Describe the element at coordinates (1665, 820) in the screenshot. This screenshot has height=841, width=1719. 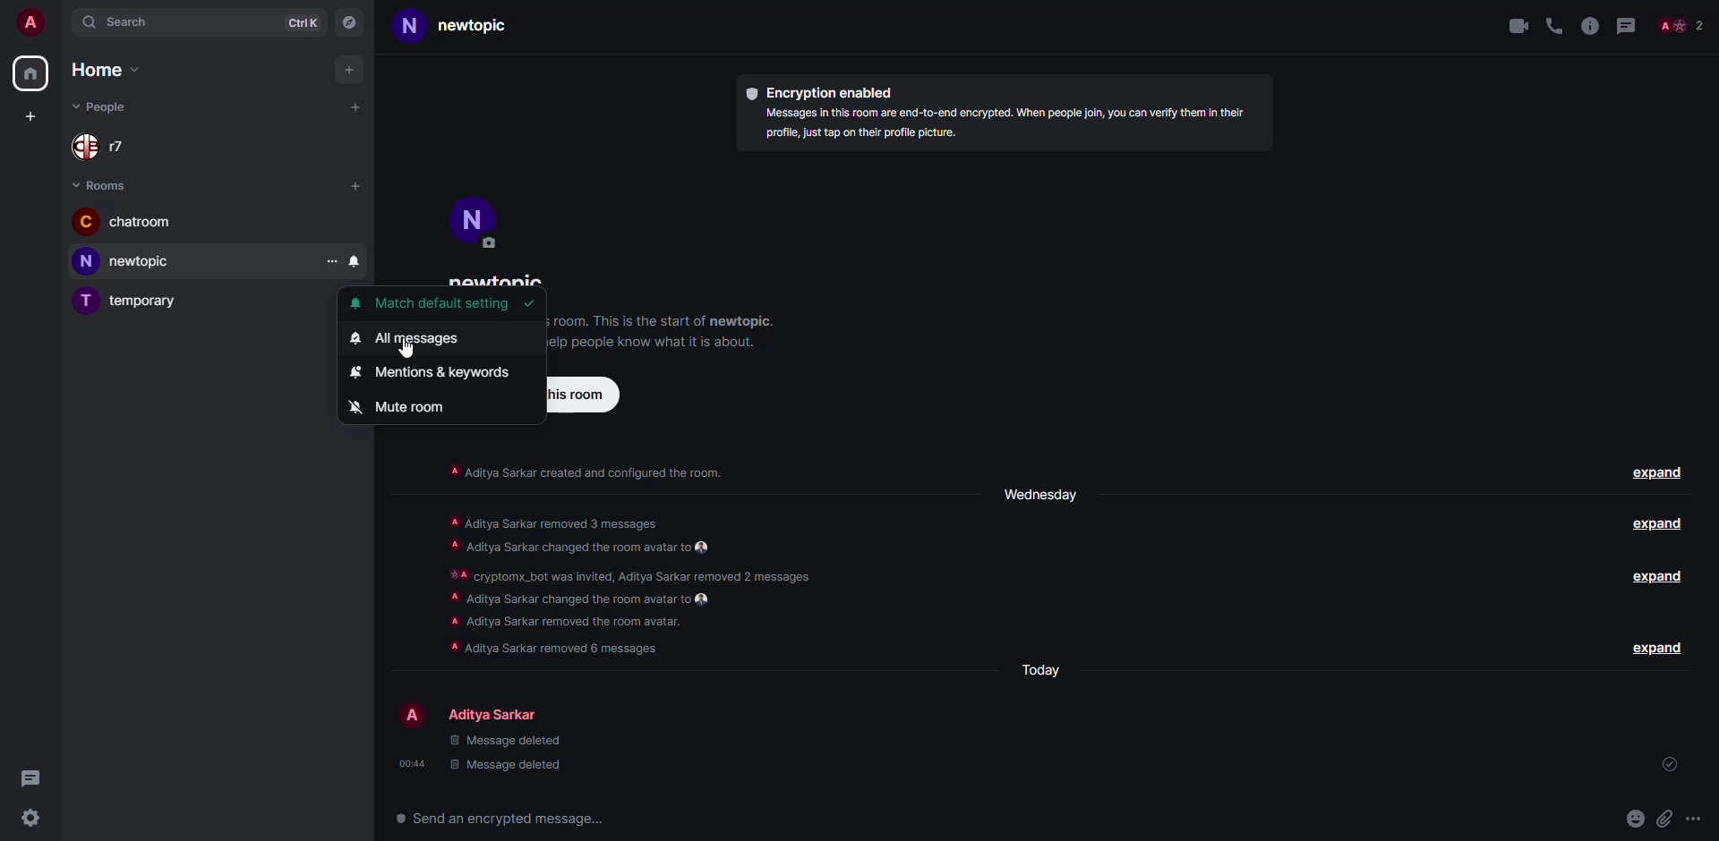
I see `attach` at that location.